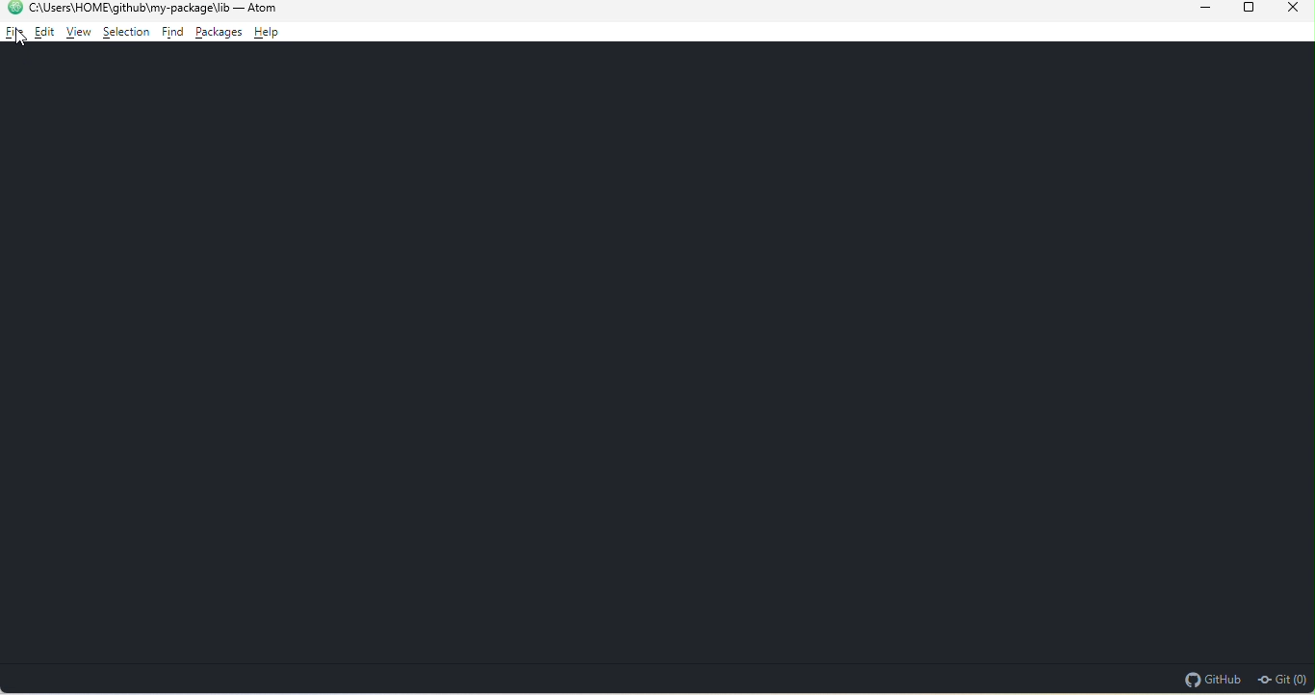 Image resolution: width=1315 pixels, height=695 pixels. What do you see at coordinates (129, 8) in the screenshot?
I see `directory path name` at bounding box center [129, 8].